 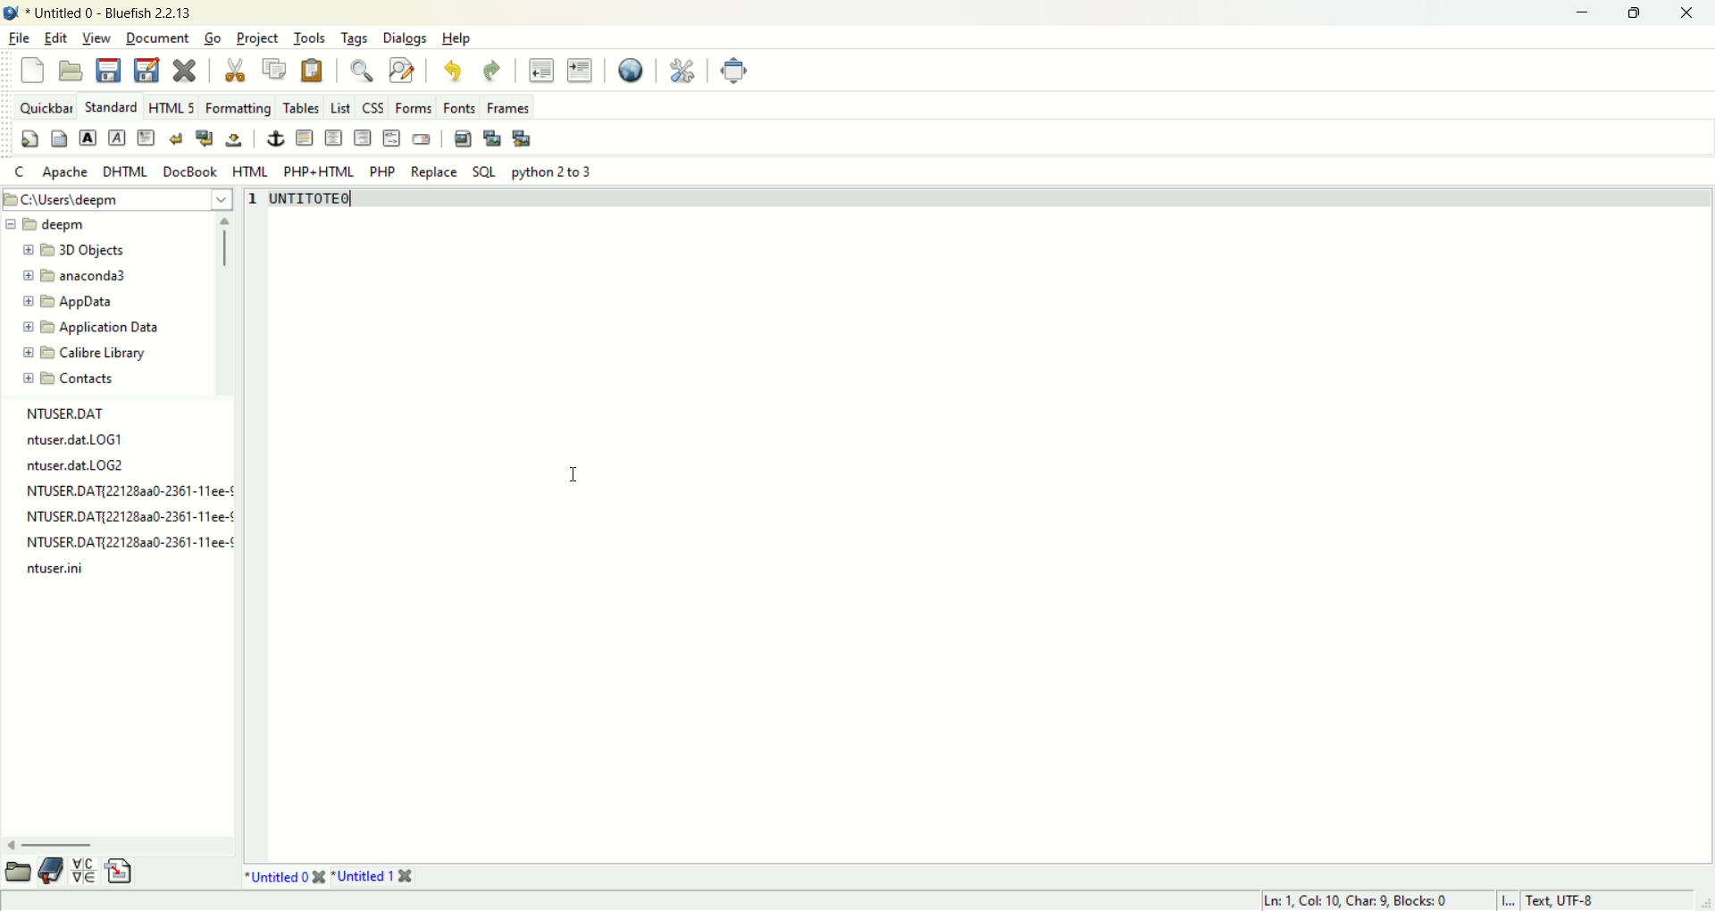 What do you see at coordinates (227, 246) in the screenshot?
I see `scroll bar` at bounding box center [227, 246].